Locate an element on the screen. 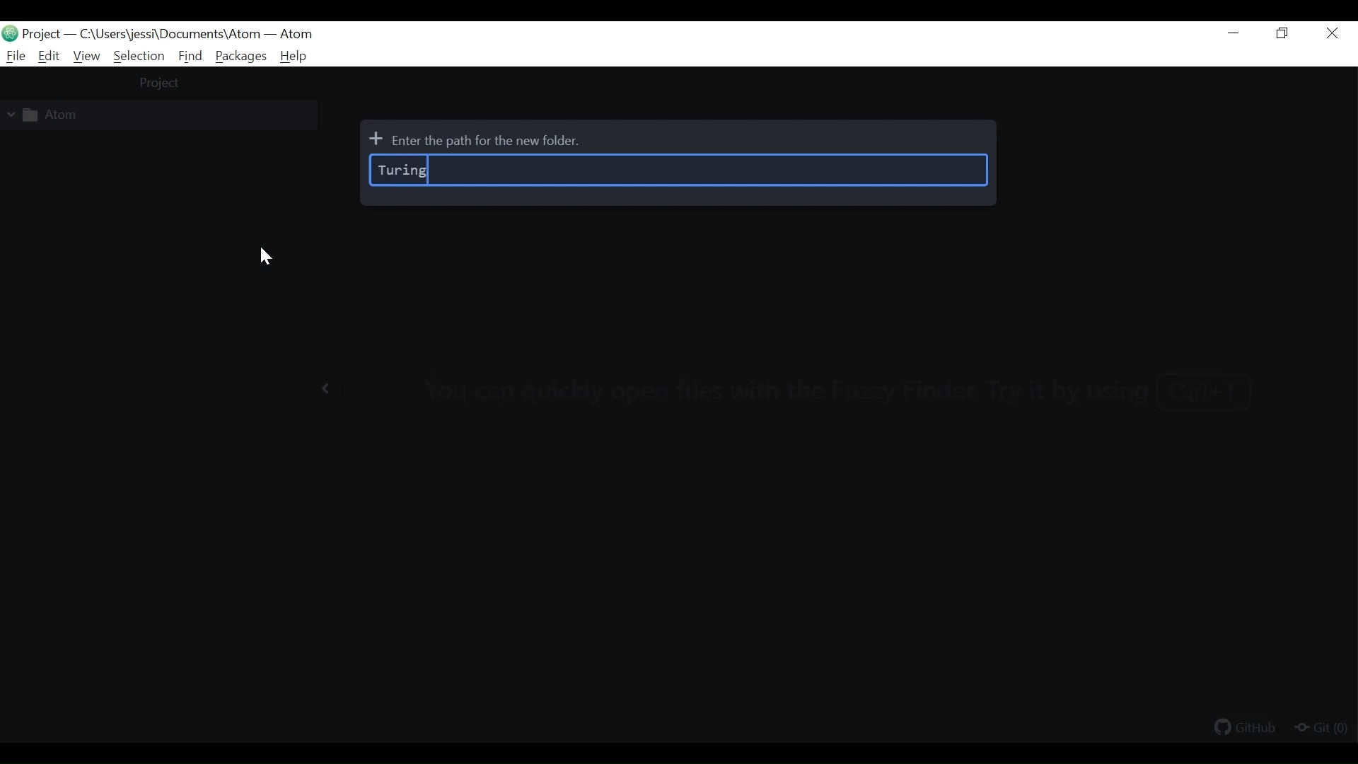 The height and width of the screenshot is (764, 1358). Close is located at coordinates (1333, 34).